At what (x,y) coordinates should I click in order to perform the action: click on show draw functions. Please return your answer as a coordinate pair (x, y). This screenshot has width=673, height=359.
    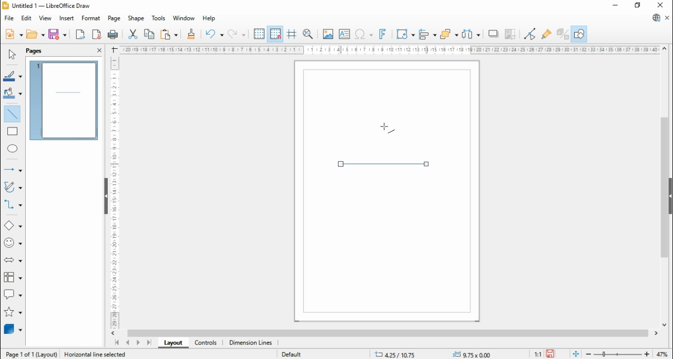
    Looking at the image, I should click on (580, 34).